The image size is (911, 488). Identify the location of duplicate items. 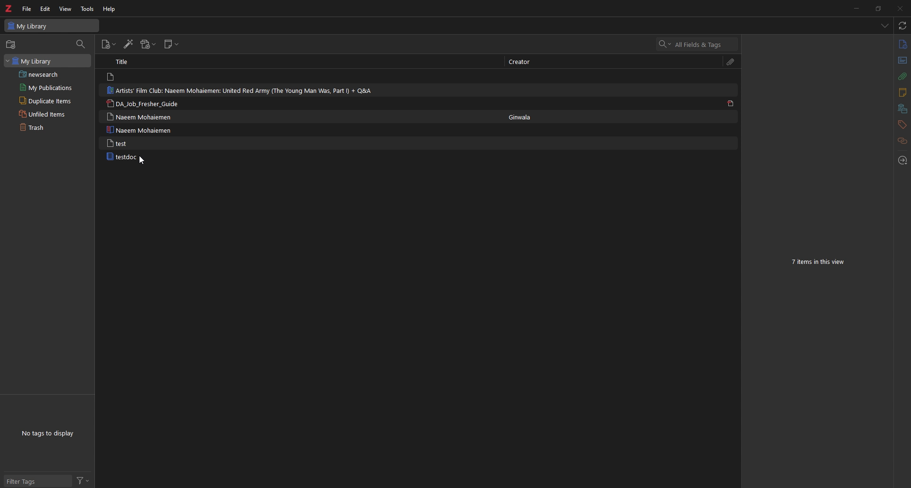
(44, 100).